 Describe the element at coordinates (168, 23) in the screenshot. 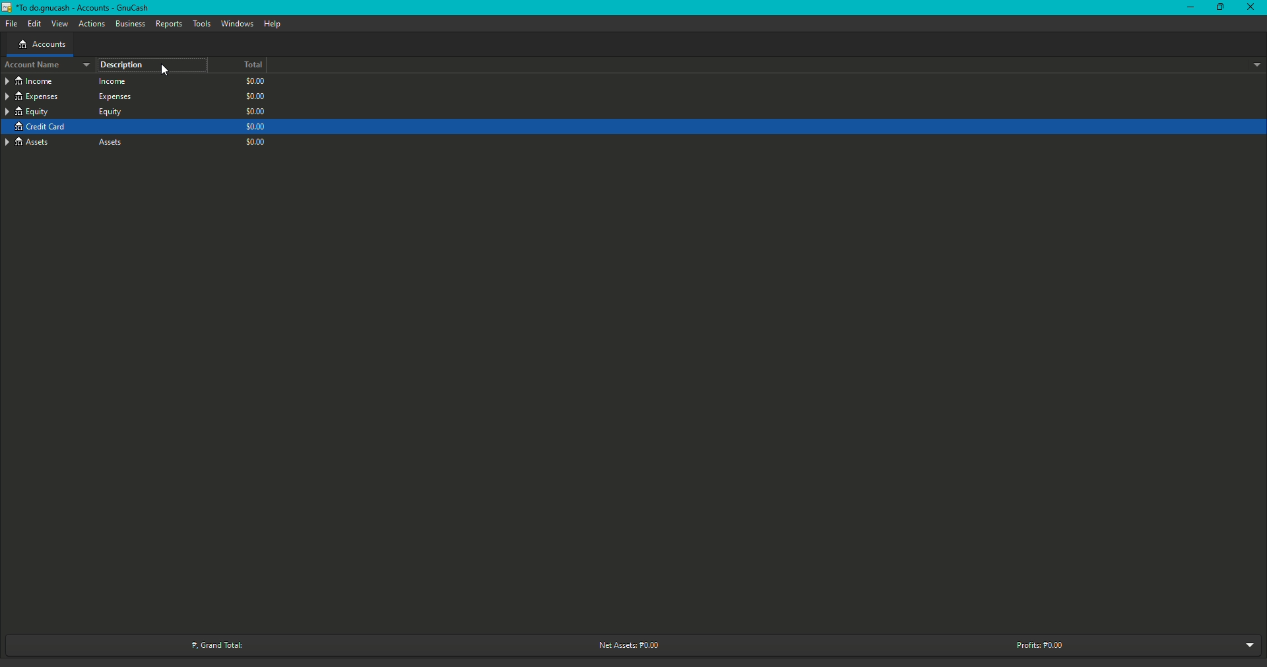

I see `Reports` at that location.